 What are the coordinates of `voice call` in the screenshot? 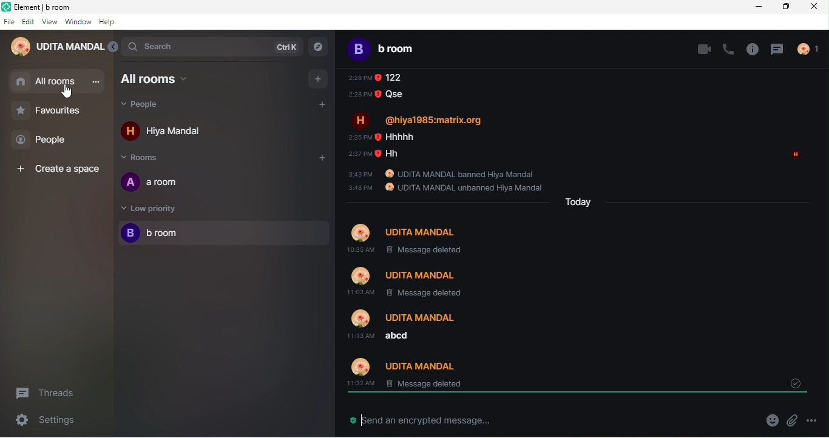 It's located at (725, 48).